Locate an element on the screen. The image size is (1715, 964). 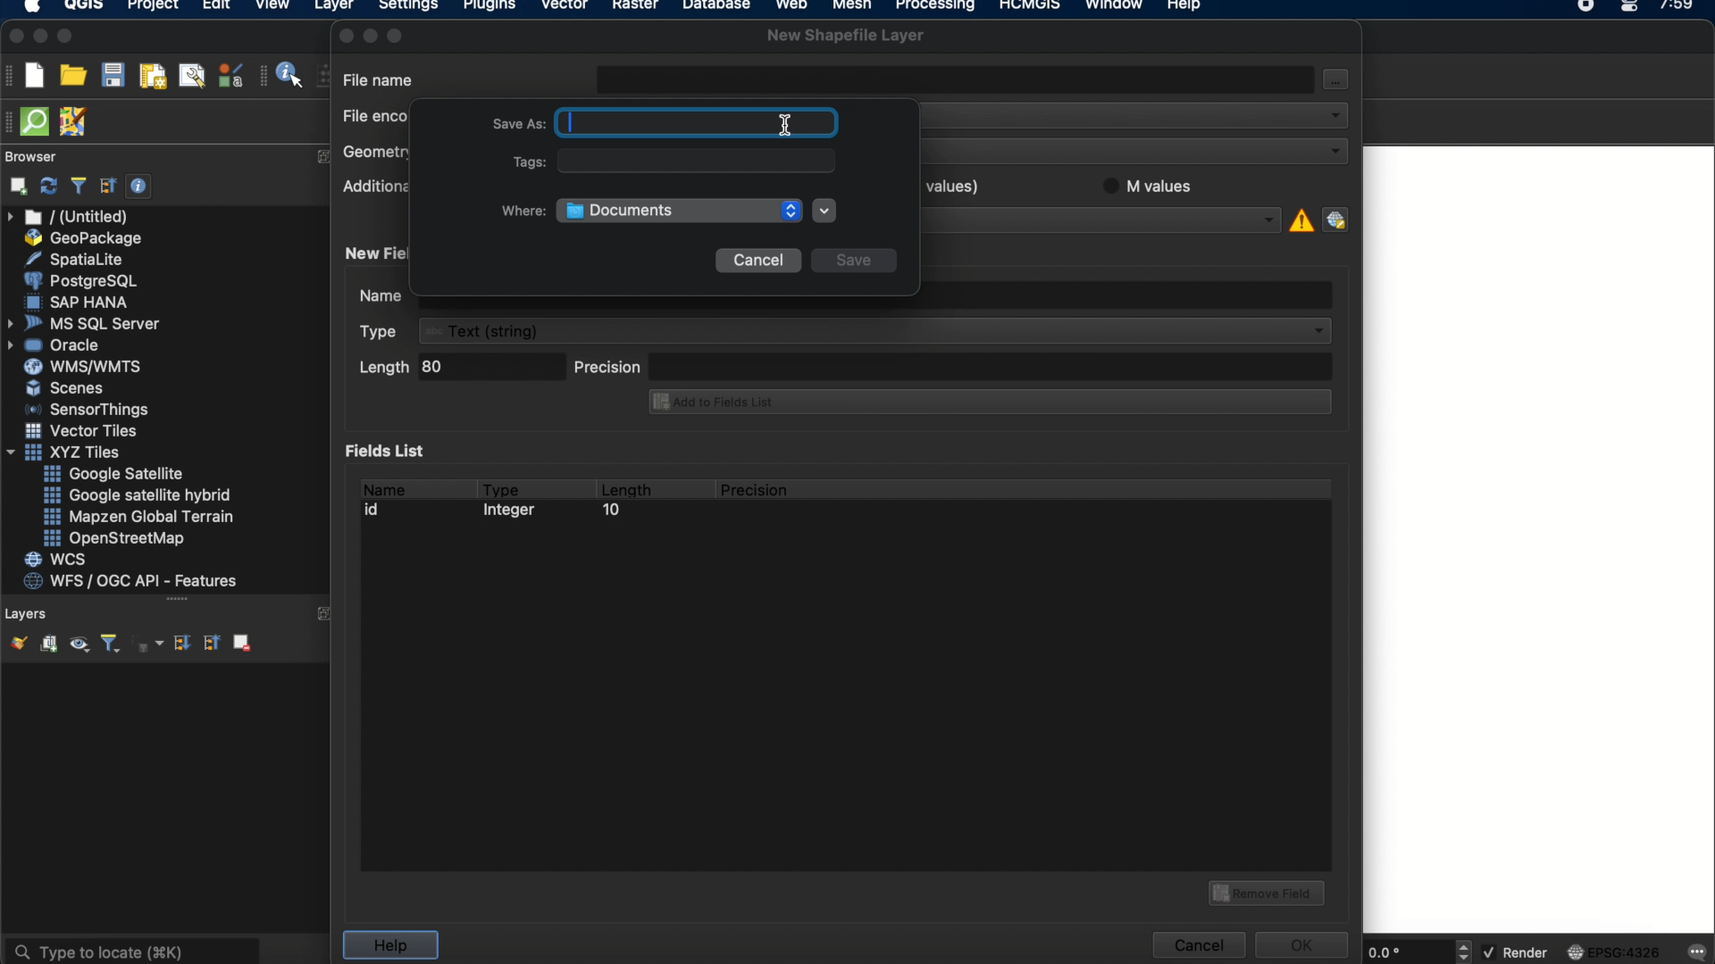
name is located at coordinates (382, 486).